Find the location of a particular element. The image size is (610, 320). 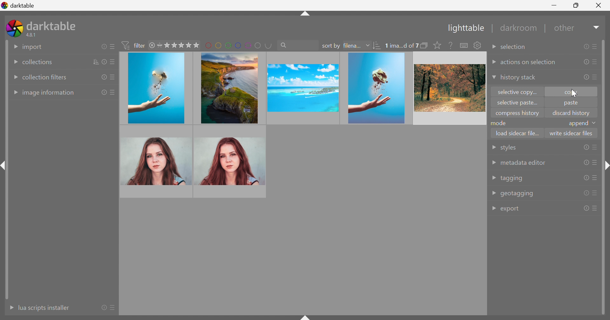

paste is located at coordinates (570, 104).